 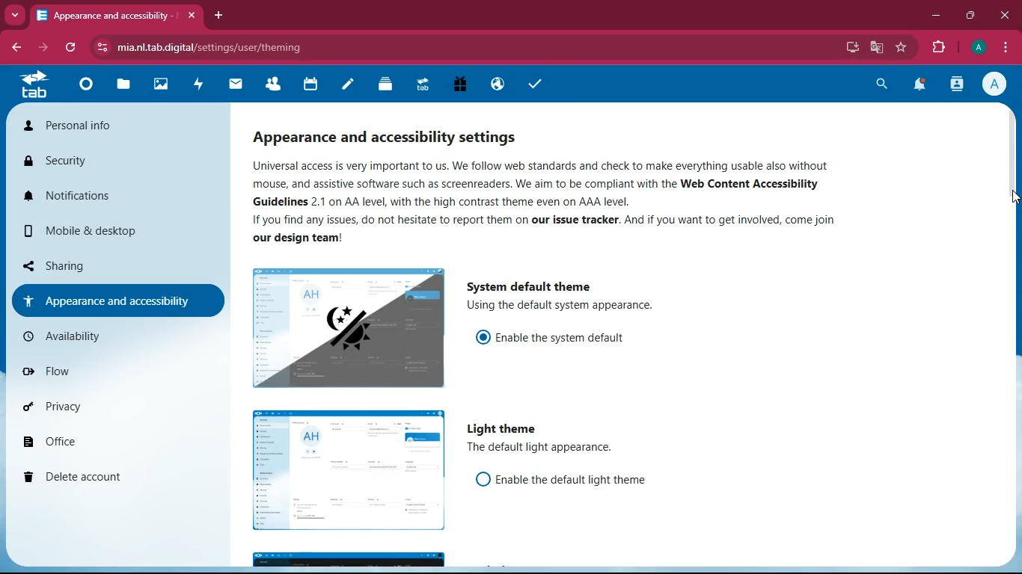 What do you see at coordinates (575, 479) in the screenshot?
I see `enable` at bounding box center [575, 479].